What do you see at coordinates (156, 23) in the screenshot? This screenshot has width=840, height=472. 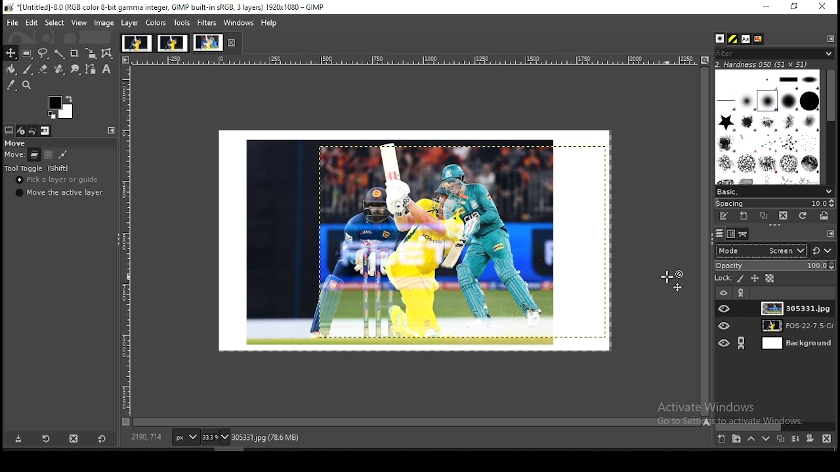 I see `colors` at bounding box center [156, 23].